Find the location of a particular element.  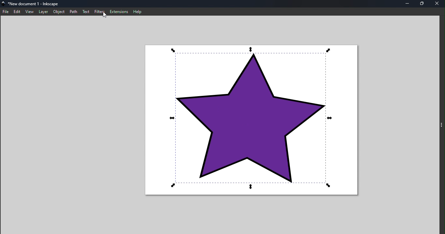

Close is located at coordinates (438, 5).